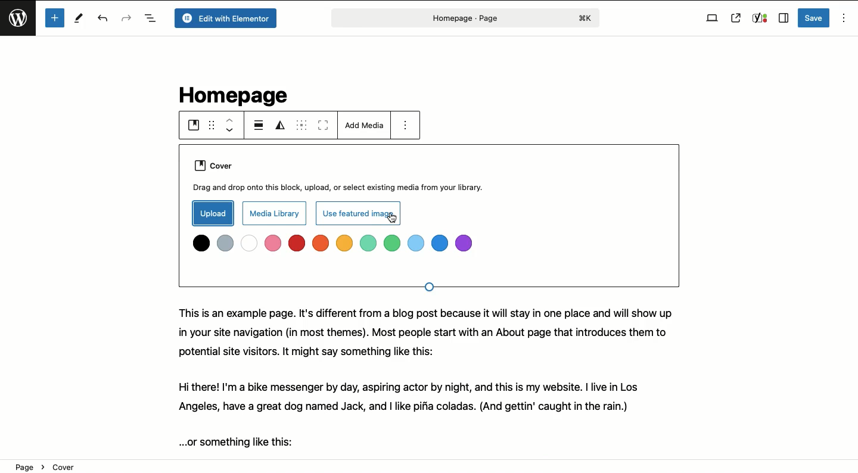  I want to click on Tools, so click(80, 20).